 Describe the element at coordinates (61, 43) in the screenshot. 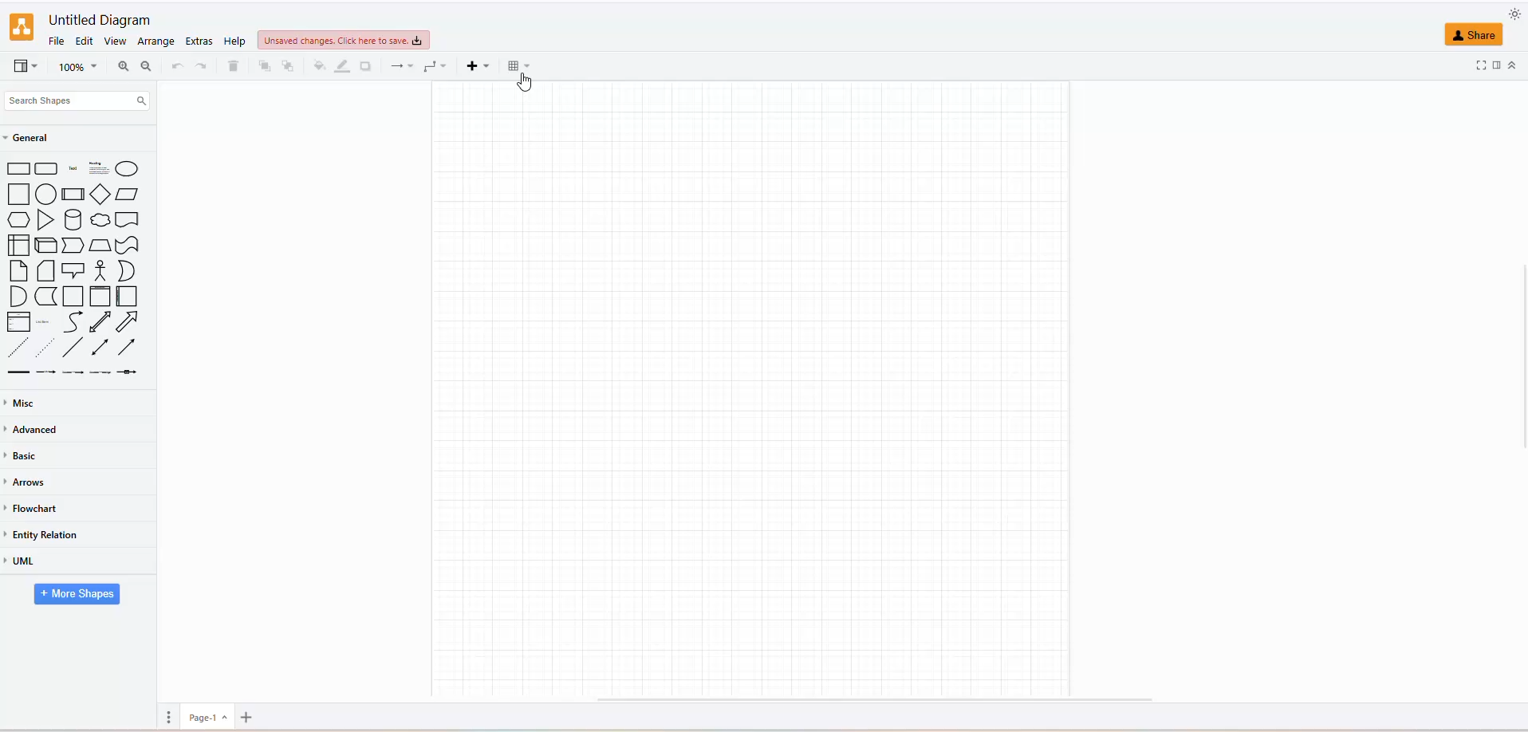

I see `file` at that location.